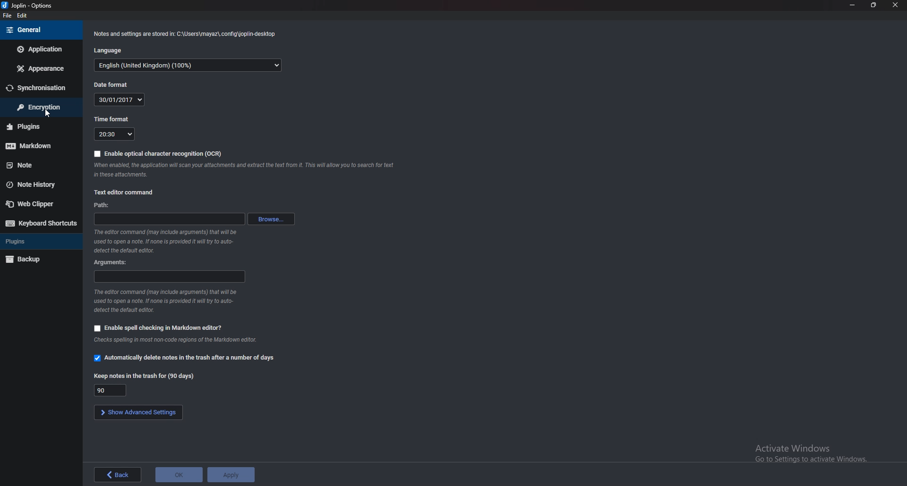 The image size is (907, 486). Describe the element at coordinates (103, 205) in the screenshot. I see `path` at that location.